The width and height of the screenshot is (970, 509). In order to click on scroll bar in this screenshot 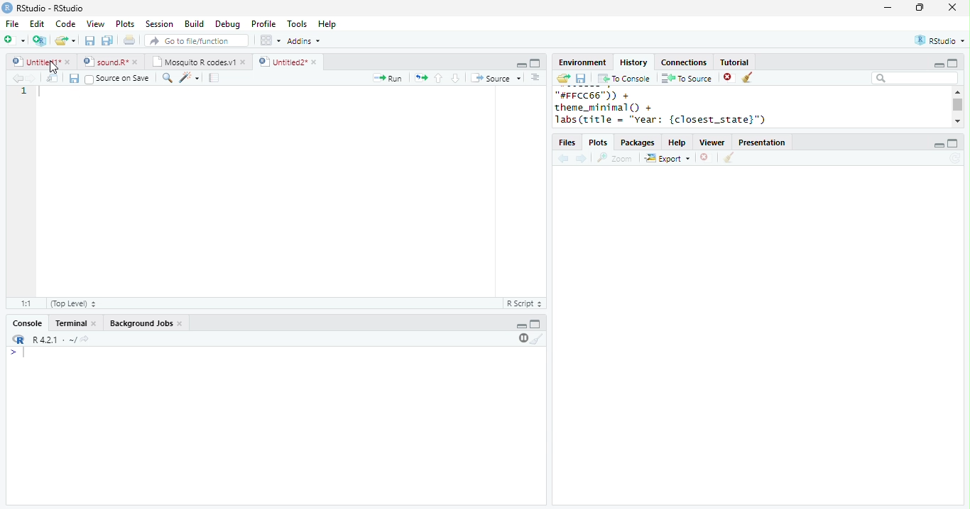, I will do `click(959, 105)`.